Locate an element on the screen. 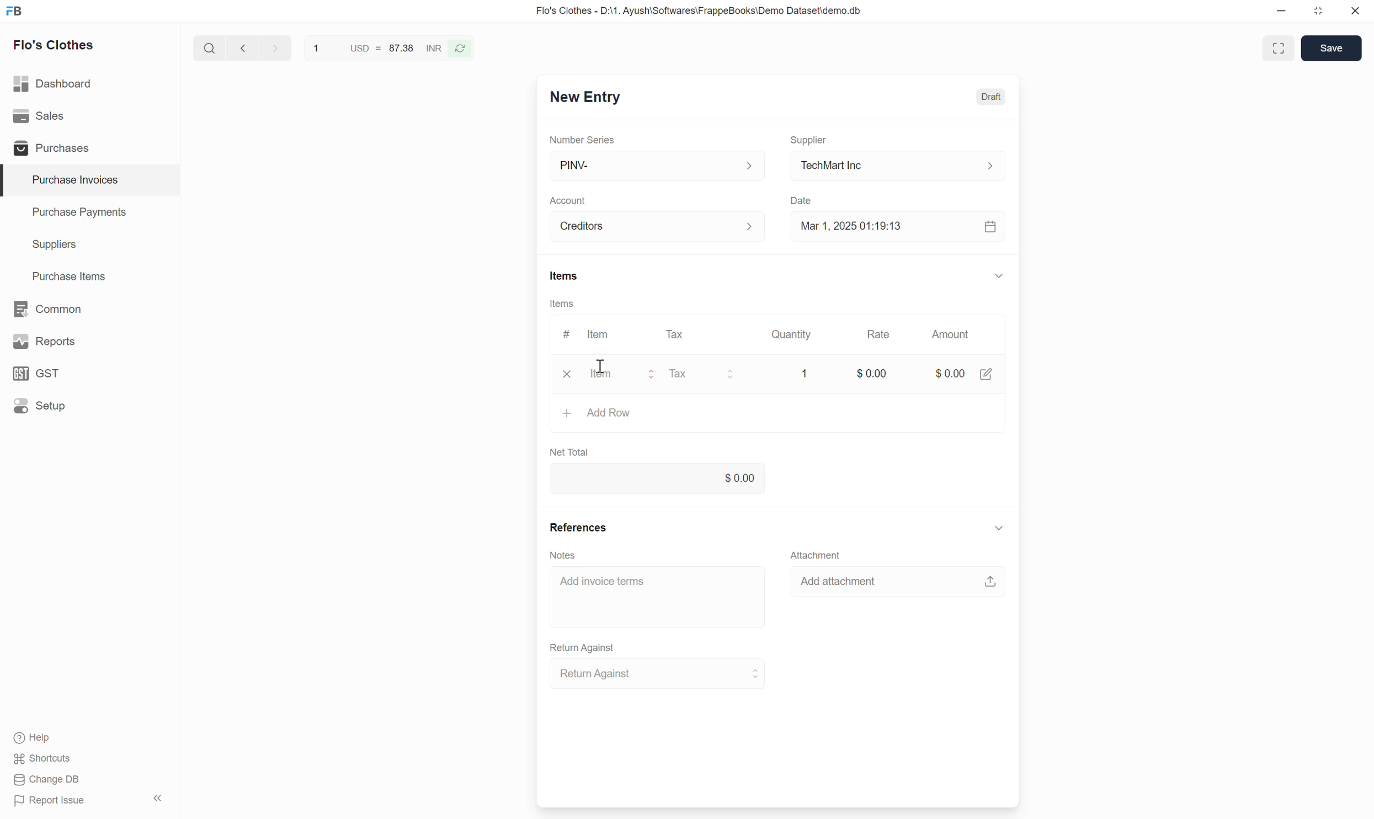 The height and width of the screenshot is (819, 1374). Purchases is located at coordinates (49, 148).